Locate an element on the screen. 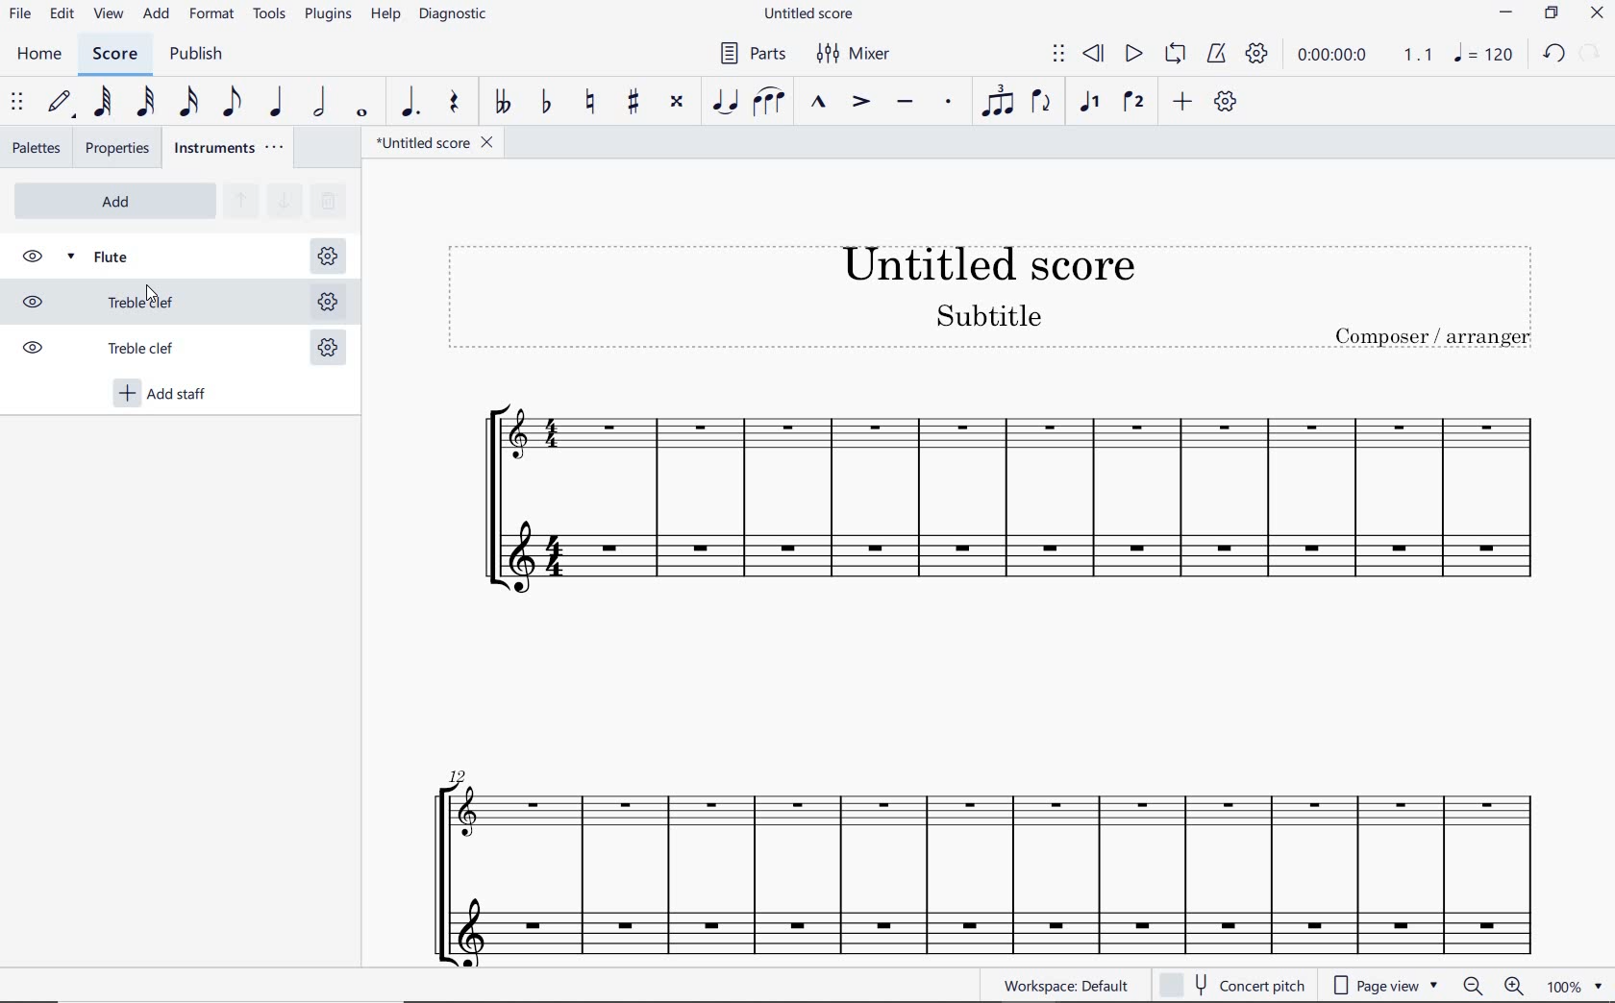 This screenshot has width=1615, height=1003. QUARTER NOTE is located at coordinates (277, 103).